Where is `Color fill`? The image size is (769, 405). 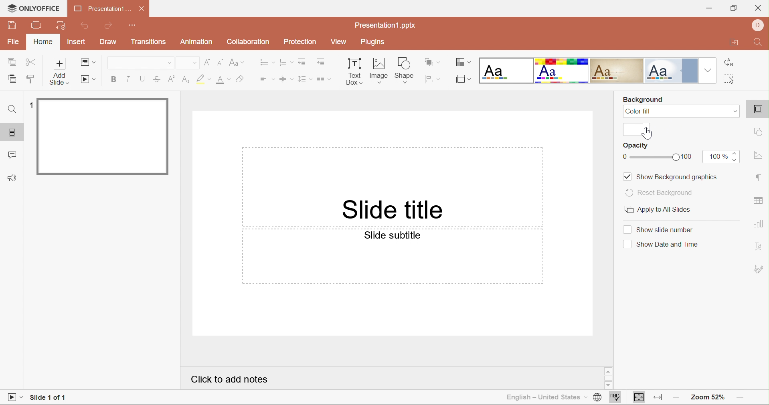
Color fill is located at coordinates (639, 112).